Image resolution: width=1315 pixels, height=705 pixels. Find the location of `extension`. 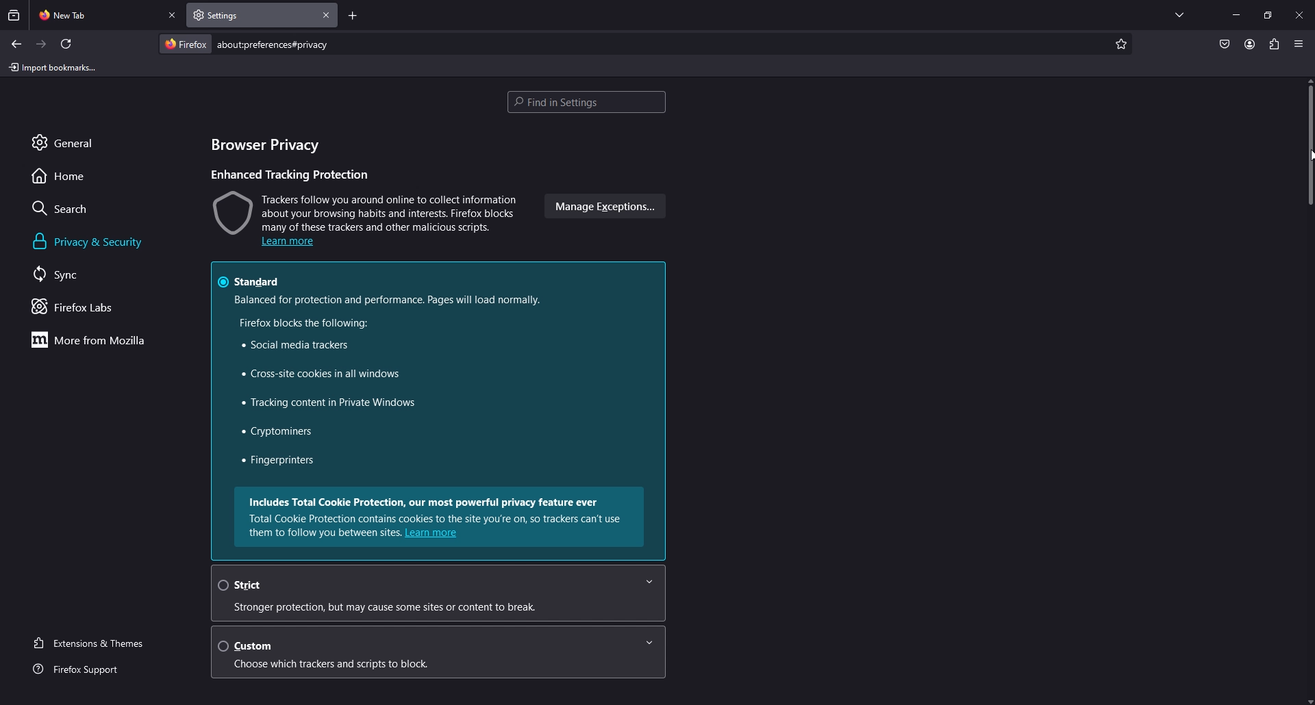

extension is located at coordinates (1275, 44).